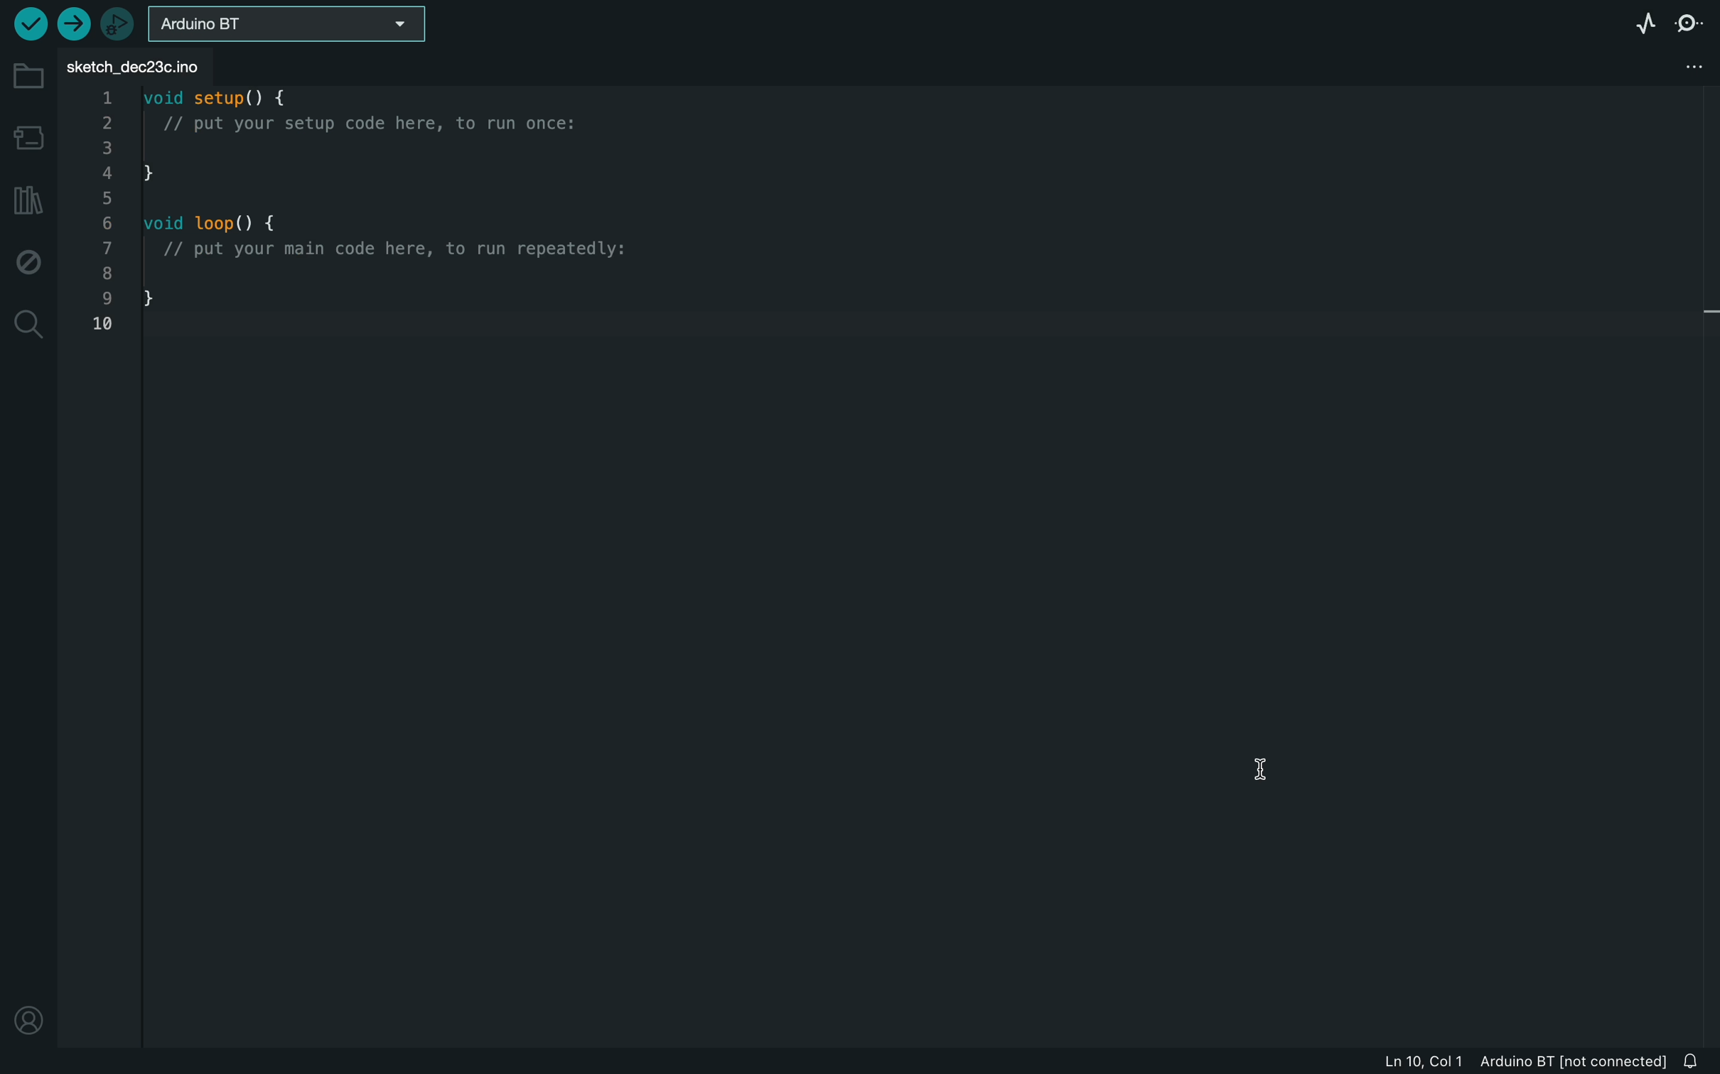  Describe the element at coordinates (27, 202) in the screenshot. I see `library manager` at that location.